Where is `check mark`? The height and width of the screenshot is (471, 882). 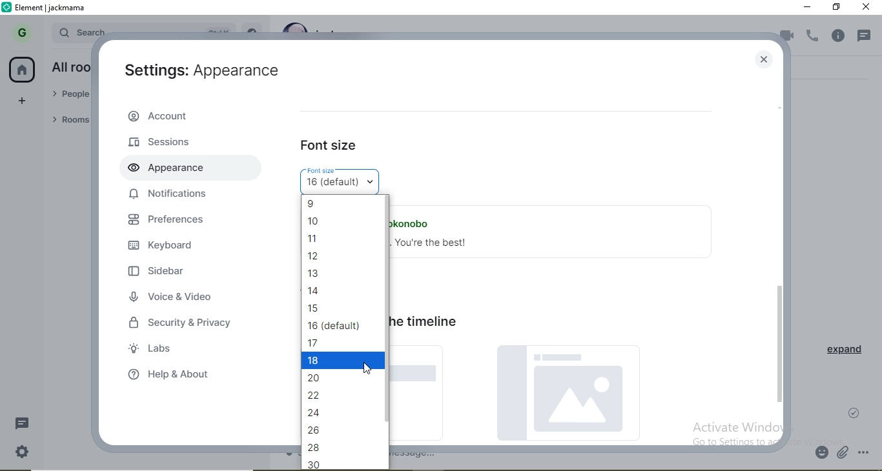 check mark is located at coordinates (857, 411).